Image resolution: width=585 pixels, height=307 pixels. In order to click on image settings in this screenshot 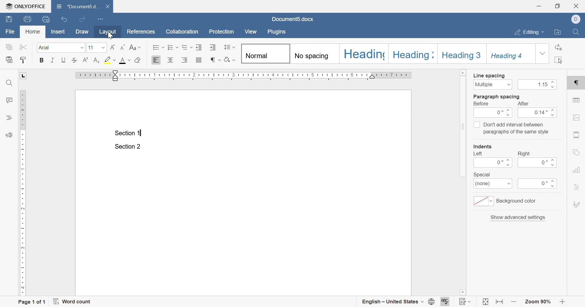, I will do `click(576, 117)`.